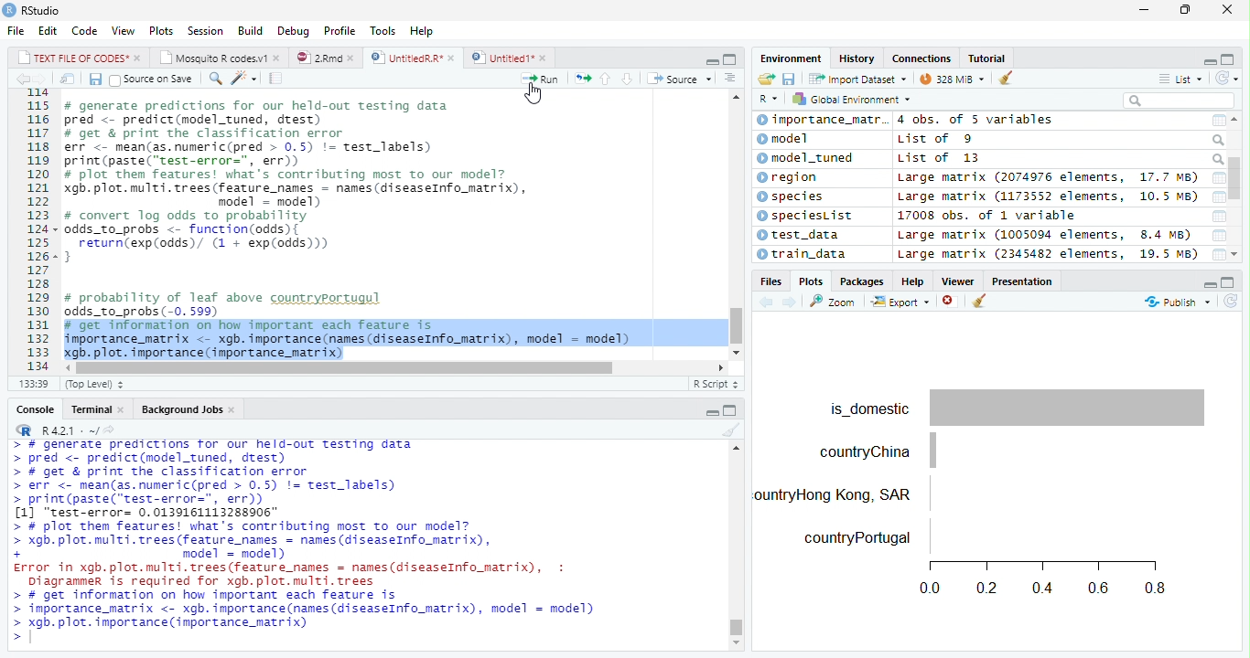 The image size is (1250, 658). I want to click on Source on Save, so click(150, 80).